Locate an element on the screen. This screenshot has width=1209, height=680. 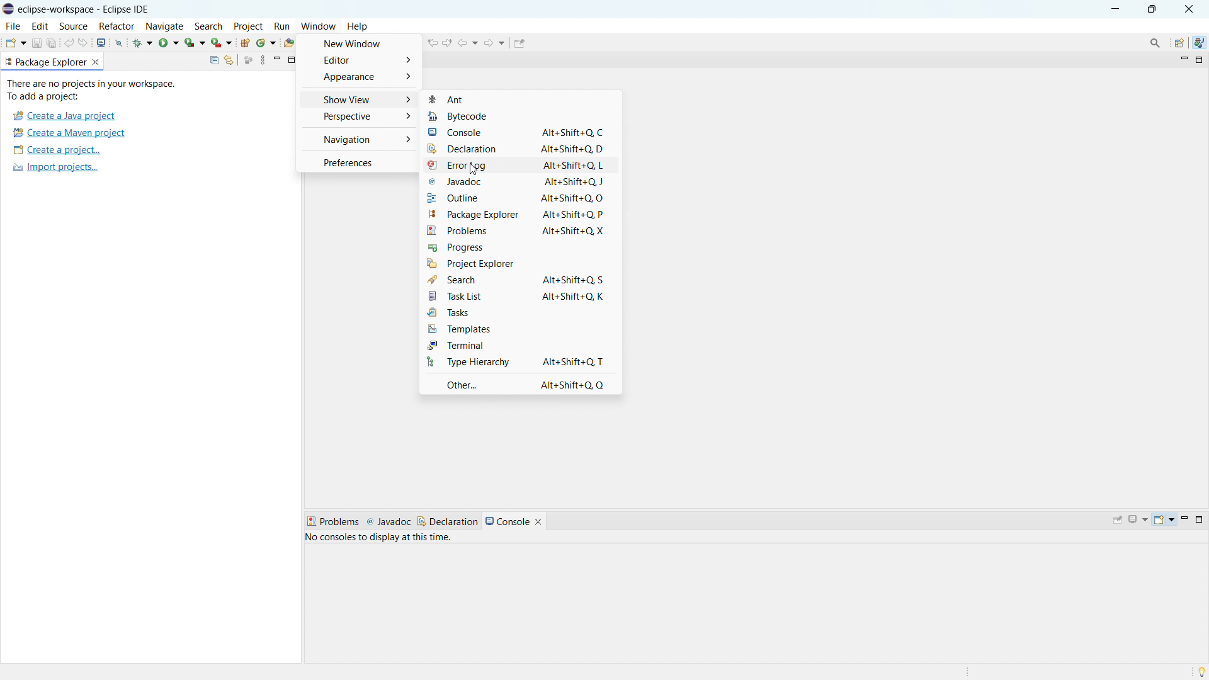
minimize is located at coordinates (1184, 519).